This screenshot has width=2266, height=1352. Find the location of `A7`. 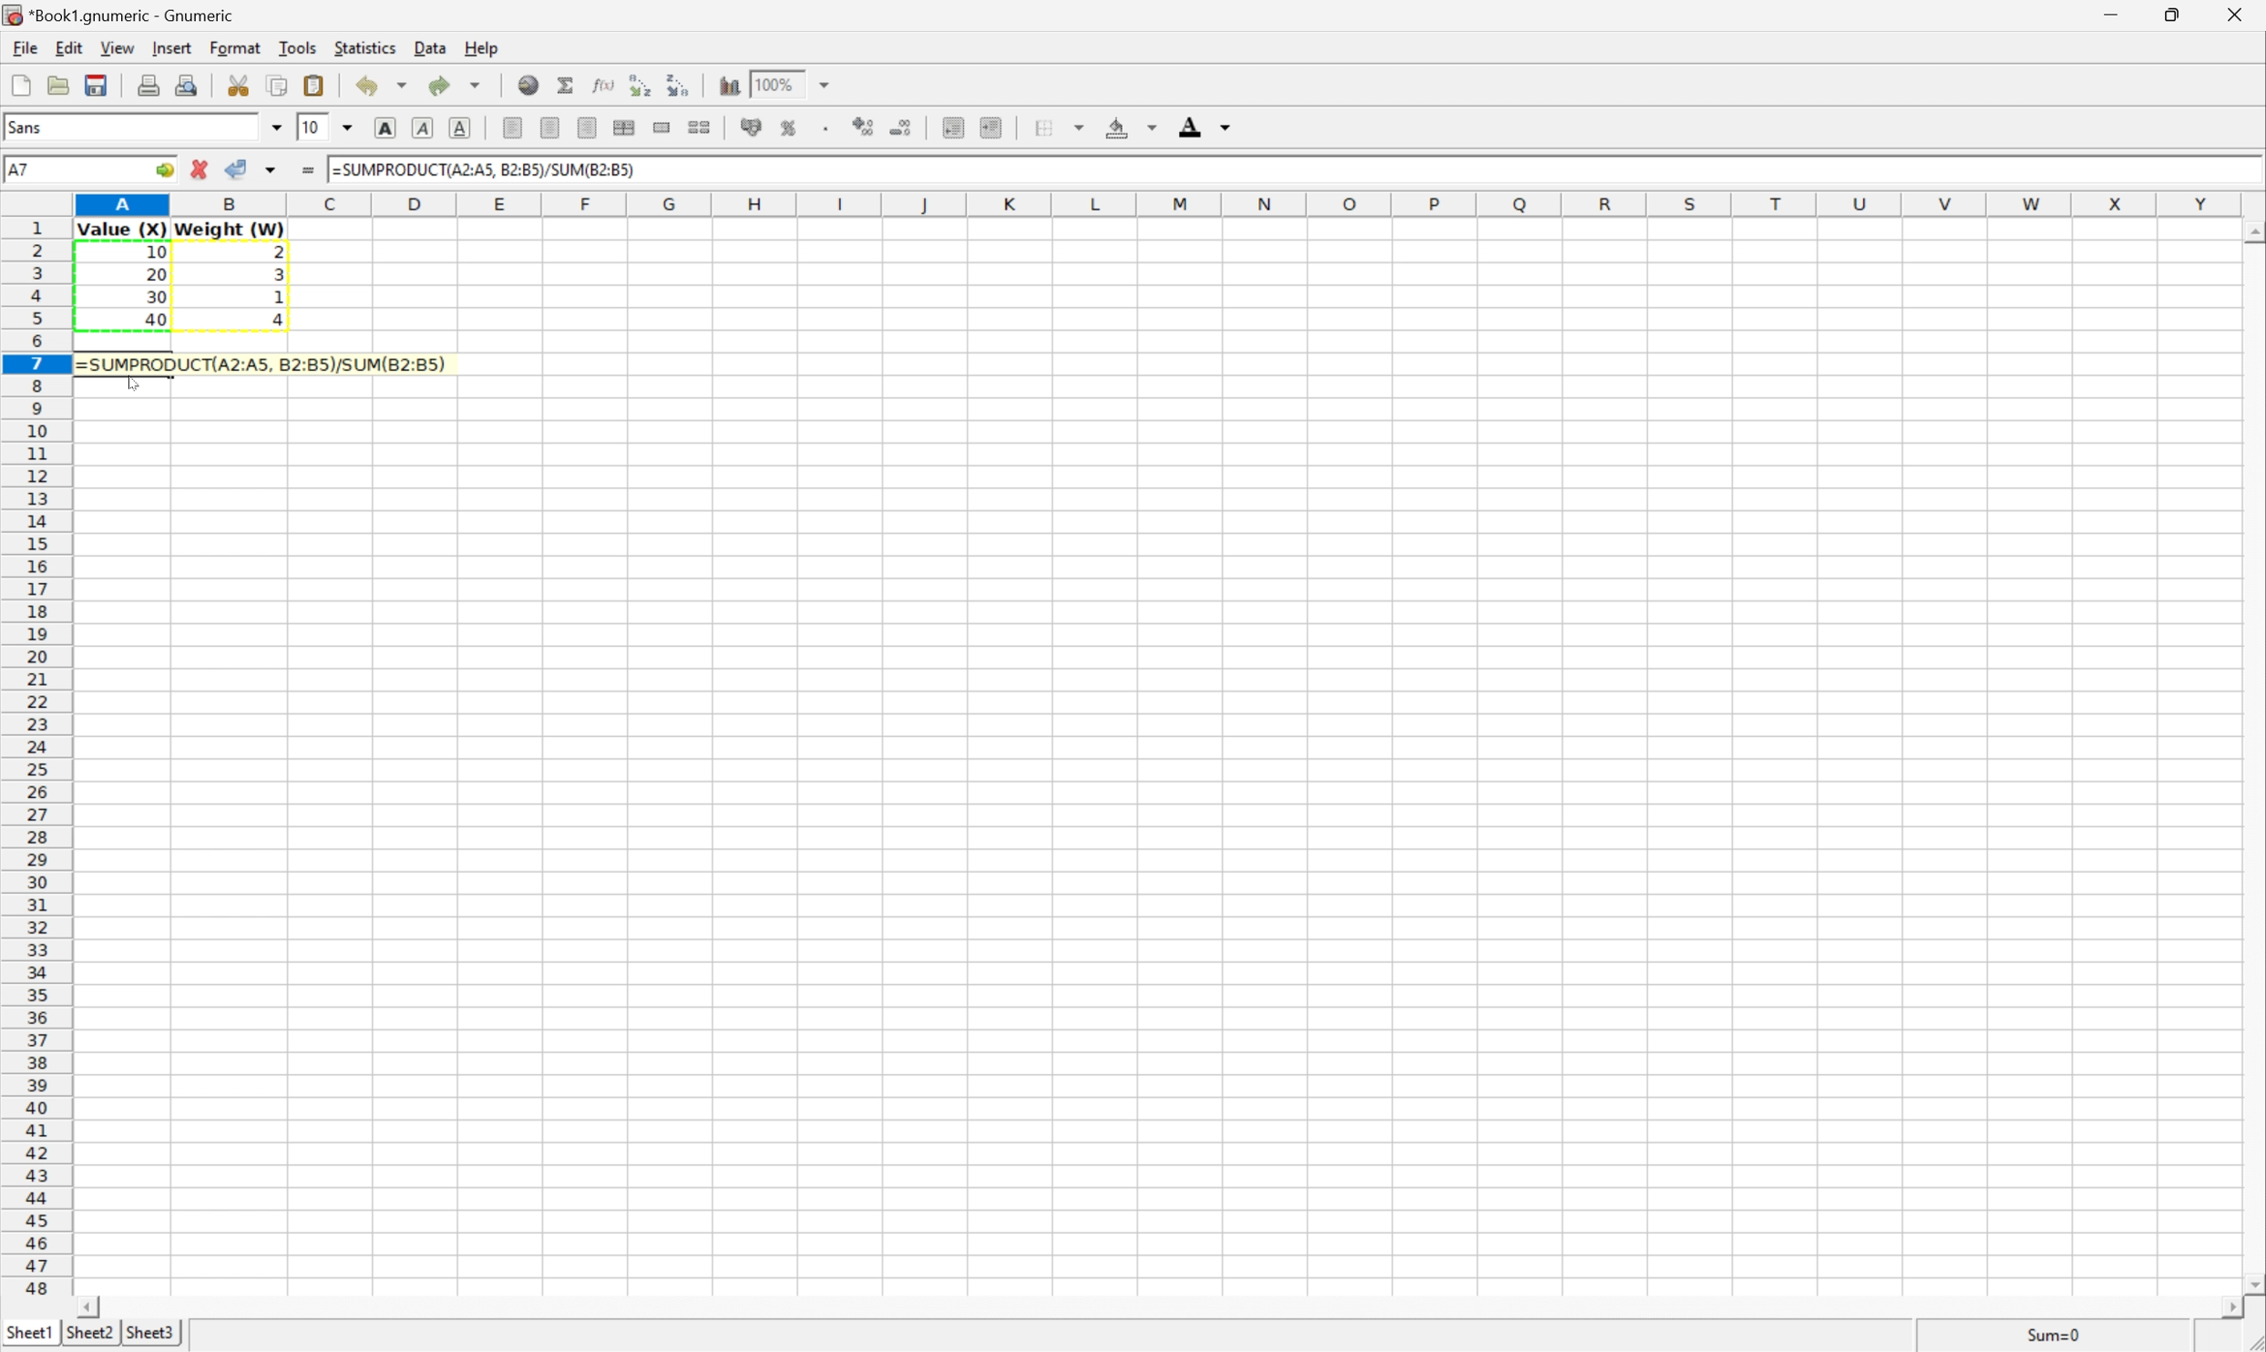

A7 is located at coordinates (17, 167).